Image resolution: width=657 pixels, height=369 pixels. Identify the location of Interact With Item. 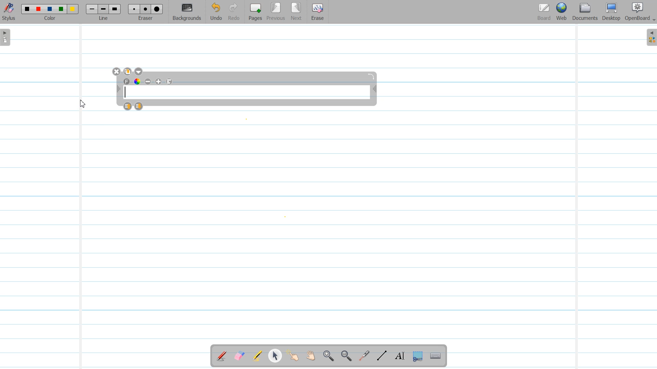
(293, 356).